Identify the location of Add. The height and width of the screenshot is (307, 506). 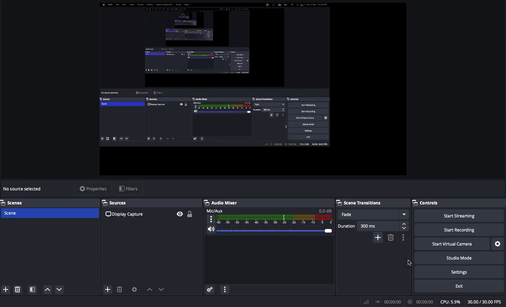
(5, 289).